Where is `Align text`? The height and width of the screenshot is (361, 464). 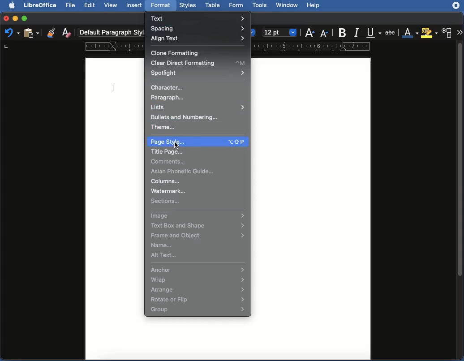 Align text is located at coordinates (198, 38).